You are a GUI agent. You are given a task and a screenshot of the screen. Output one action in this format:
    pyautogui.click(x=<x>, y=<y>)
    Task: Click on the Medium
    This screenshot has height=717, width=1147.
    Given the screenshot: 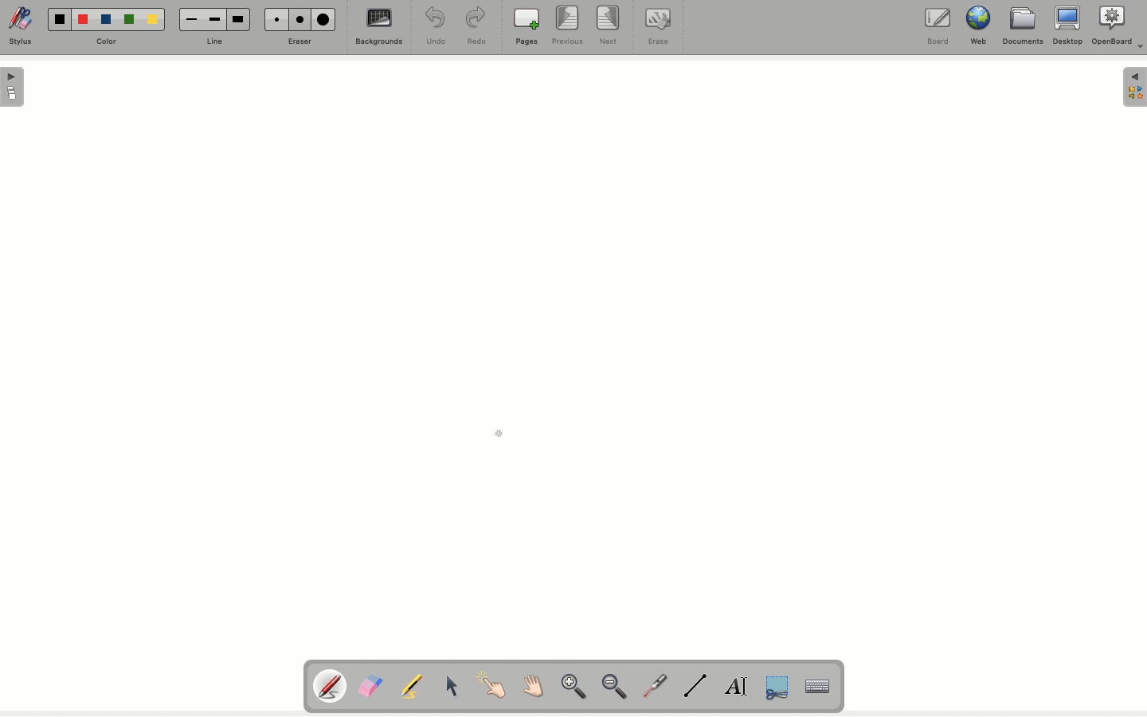 What is the action you would take?
    pyautogui.click(x=302, y=20)
    